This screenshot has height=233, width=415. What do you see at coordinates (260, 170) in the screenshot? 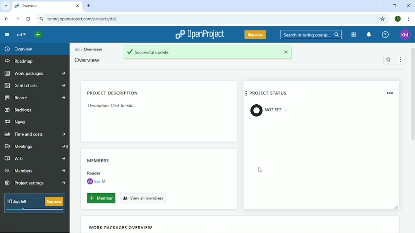
I see `Cursor` at bounding box center [260, 170].